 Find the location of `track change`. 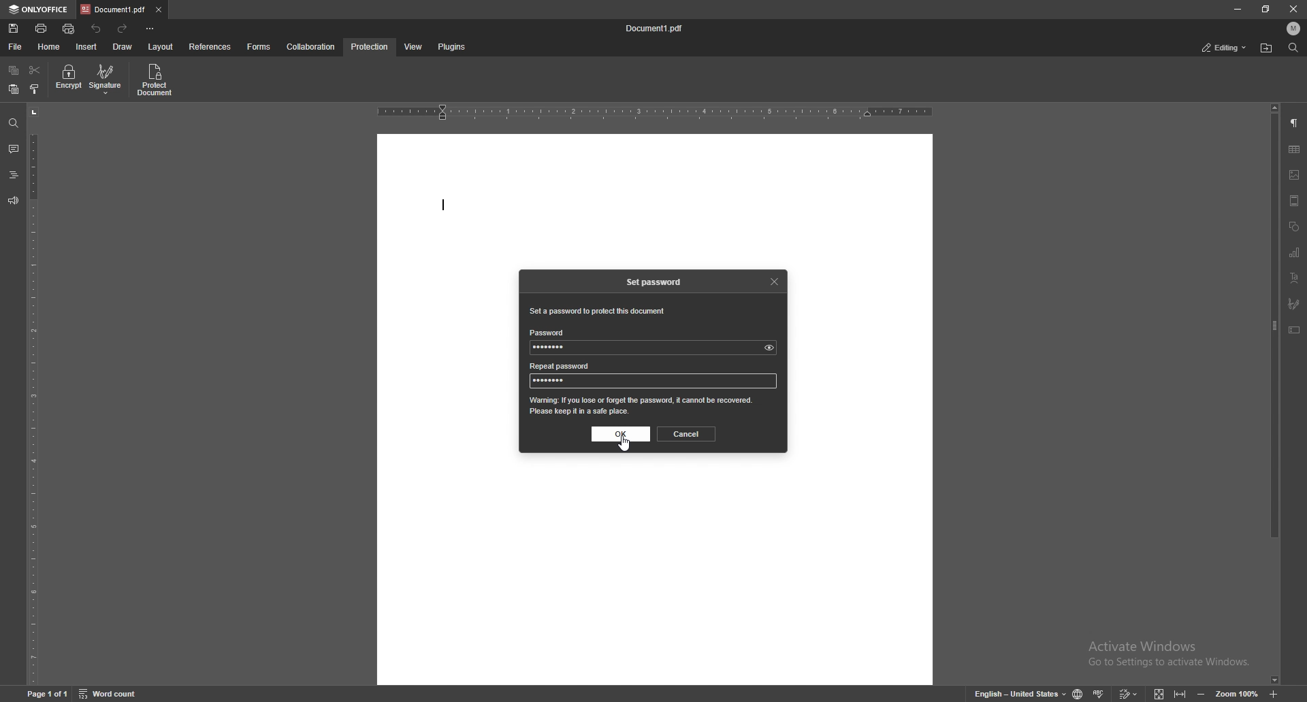

track change is located at coordinates (1129, 693).